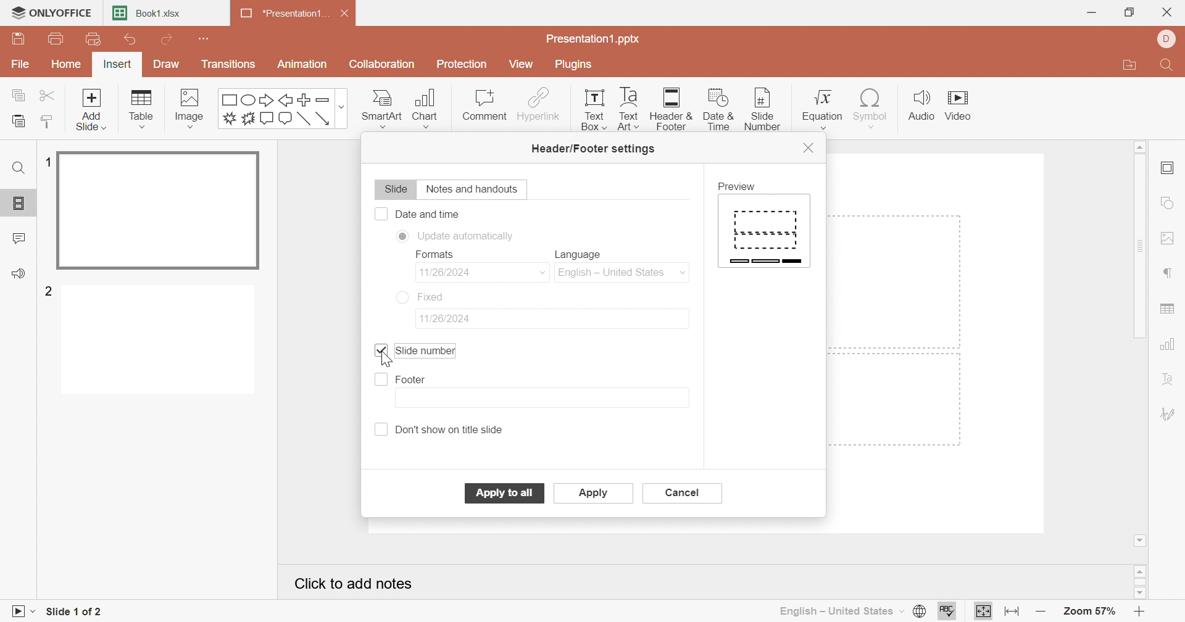  I want to click on Smart, so click(381, 106).